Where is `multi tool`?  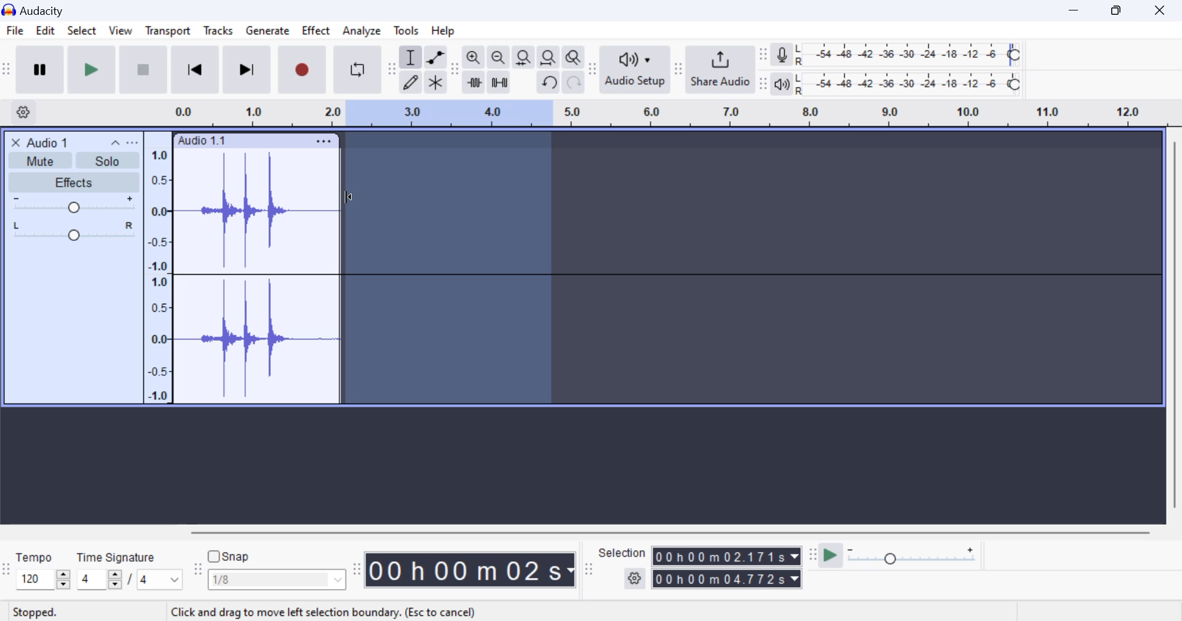
multi tool is located at coordinates (436, 83).